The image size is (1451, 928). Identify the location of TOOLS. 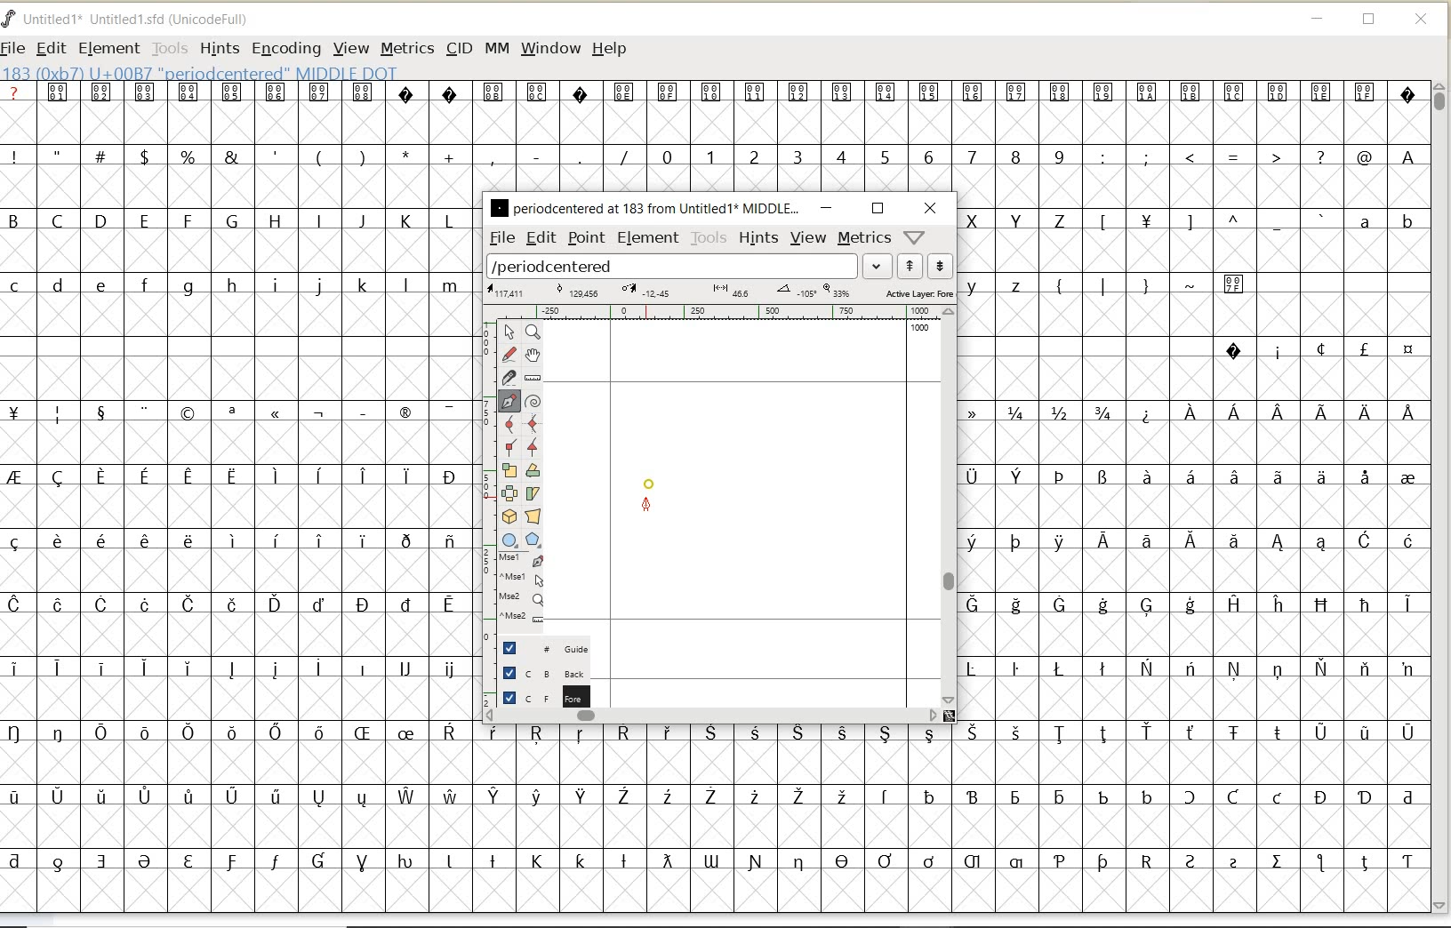
(170, 48).